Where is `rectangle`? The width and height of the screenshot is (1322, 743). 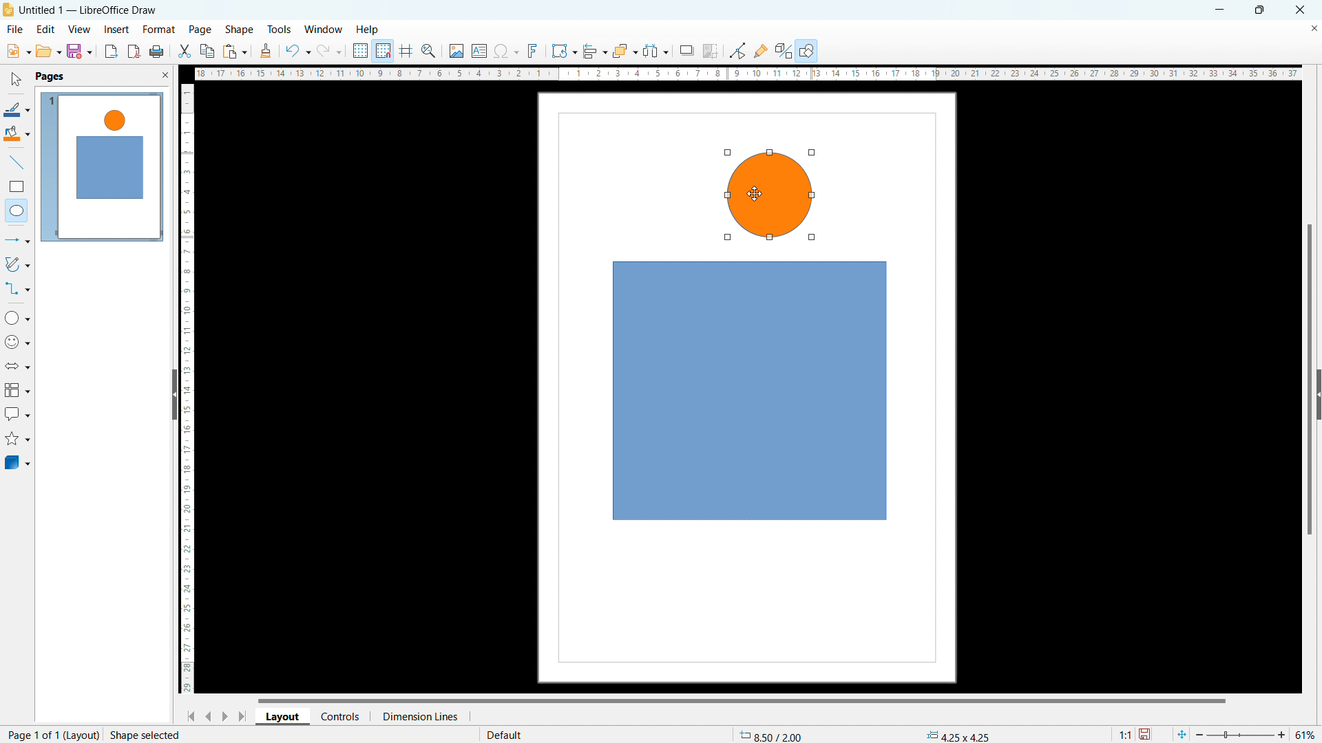 rectangle is located at coordinates (17, 186).